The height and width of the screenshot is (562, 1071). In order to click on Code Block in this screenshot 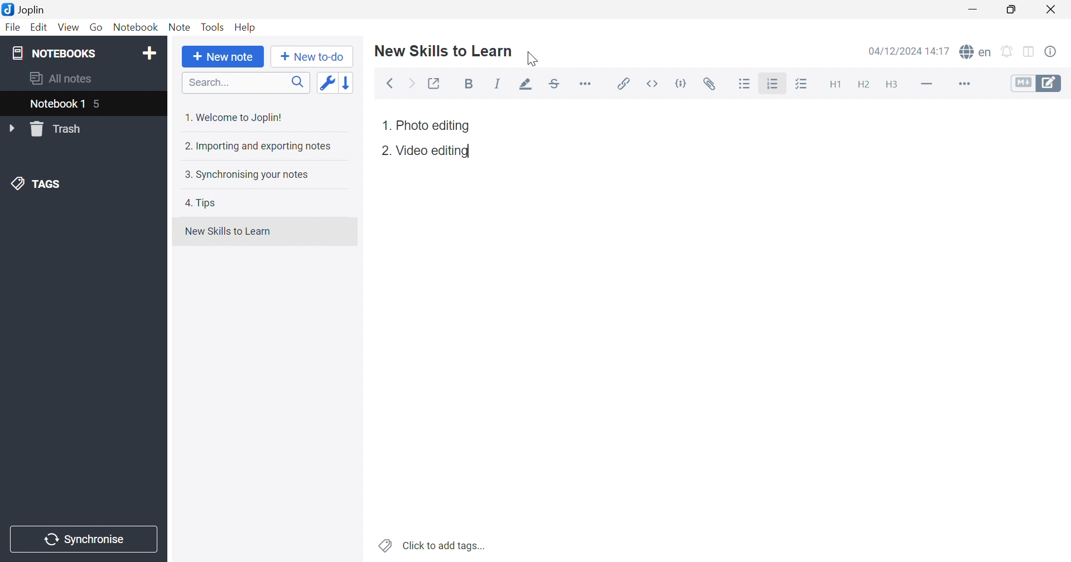, I will do `click(683, 85)`.